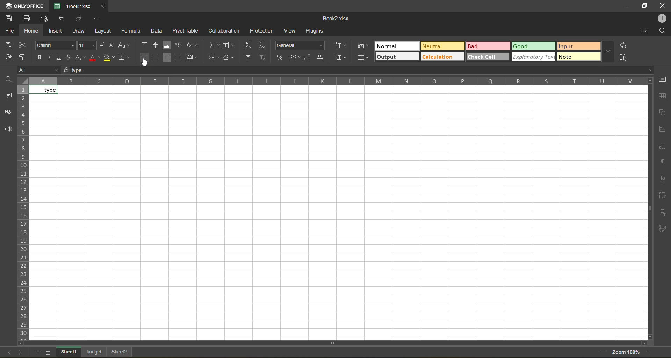  What do you see at coordinates (8, 352) in the screenshot?
I see `back` at bounding box center [8, 352].